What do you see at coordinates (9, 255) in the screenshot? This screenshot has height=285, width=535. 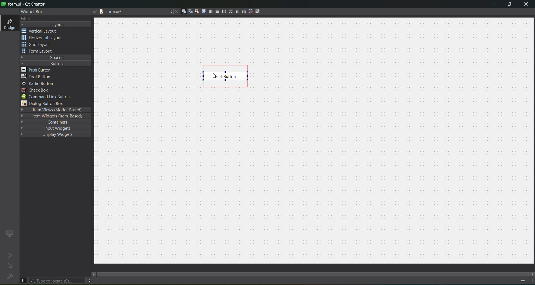 I see `no active` at bounding box center [9, 255].